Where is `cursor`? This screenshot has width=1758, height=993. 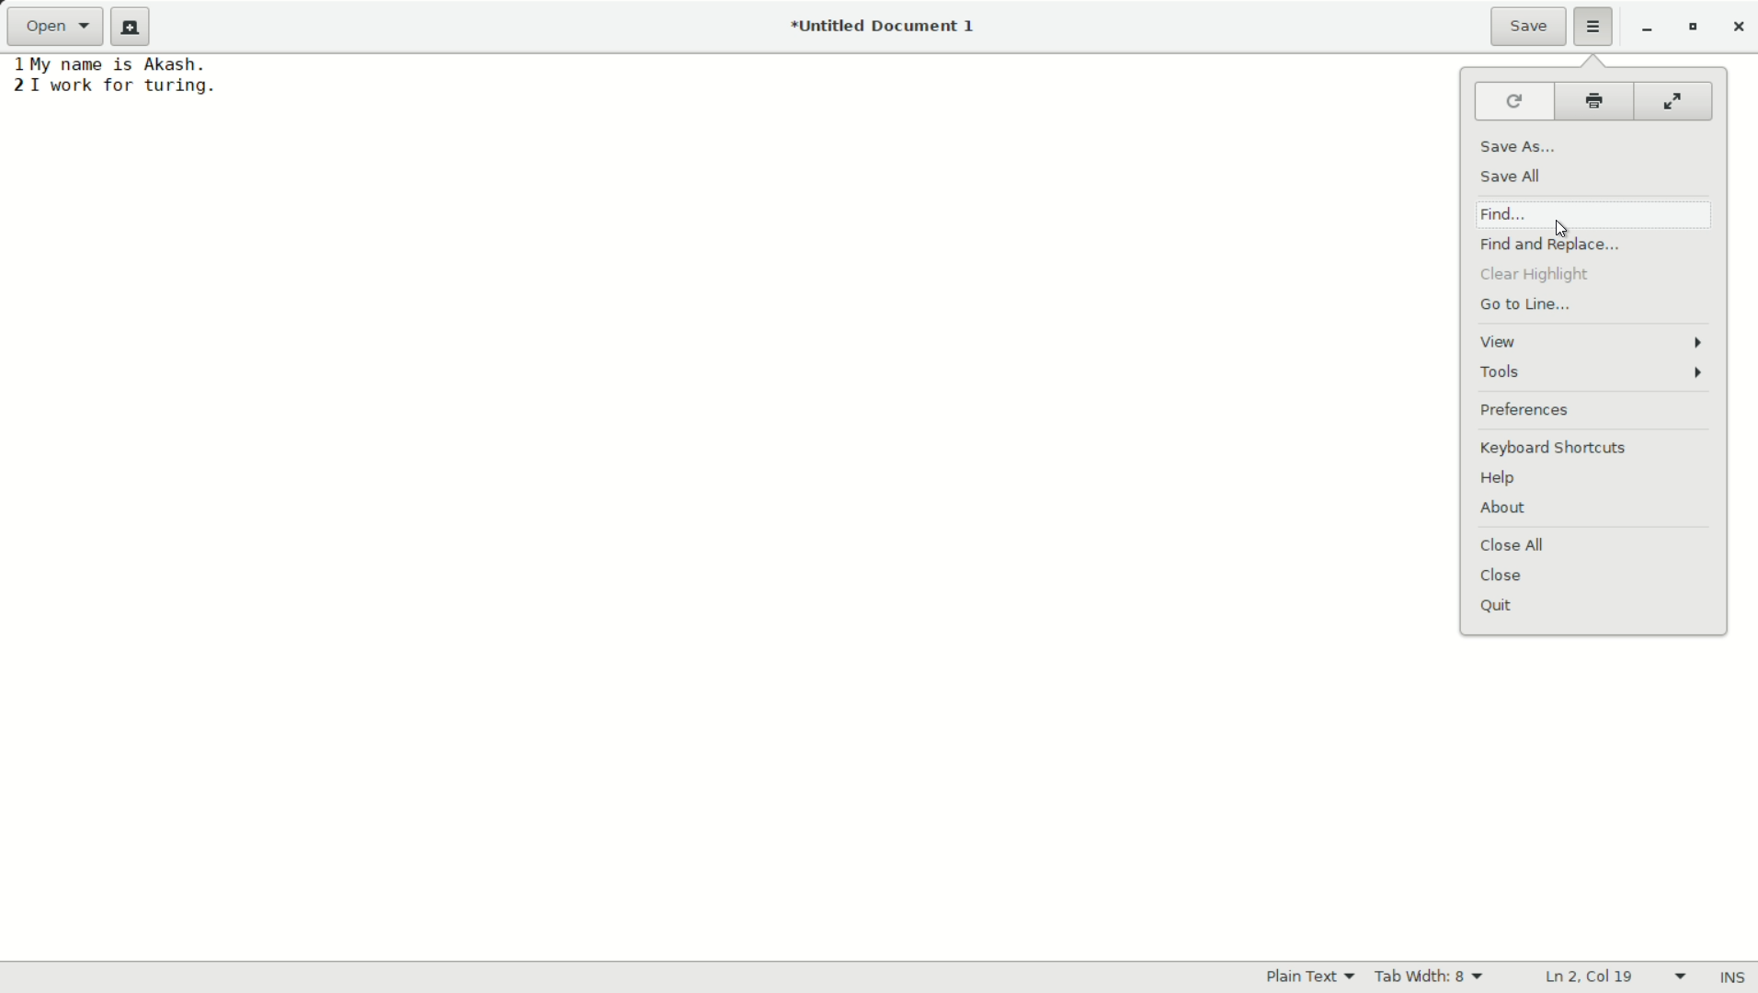
cursor is located at coordinates (1557, 226).